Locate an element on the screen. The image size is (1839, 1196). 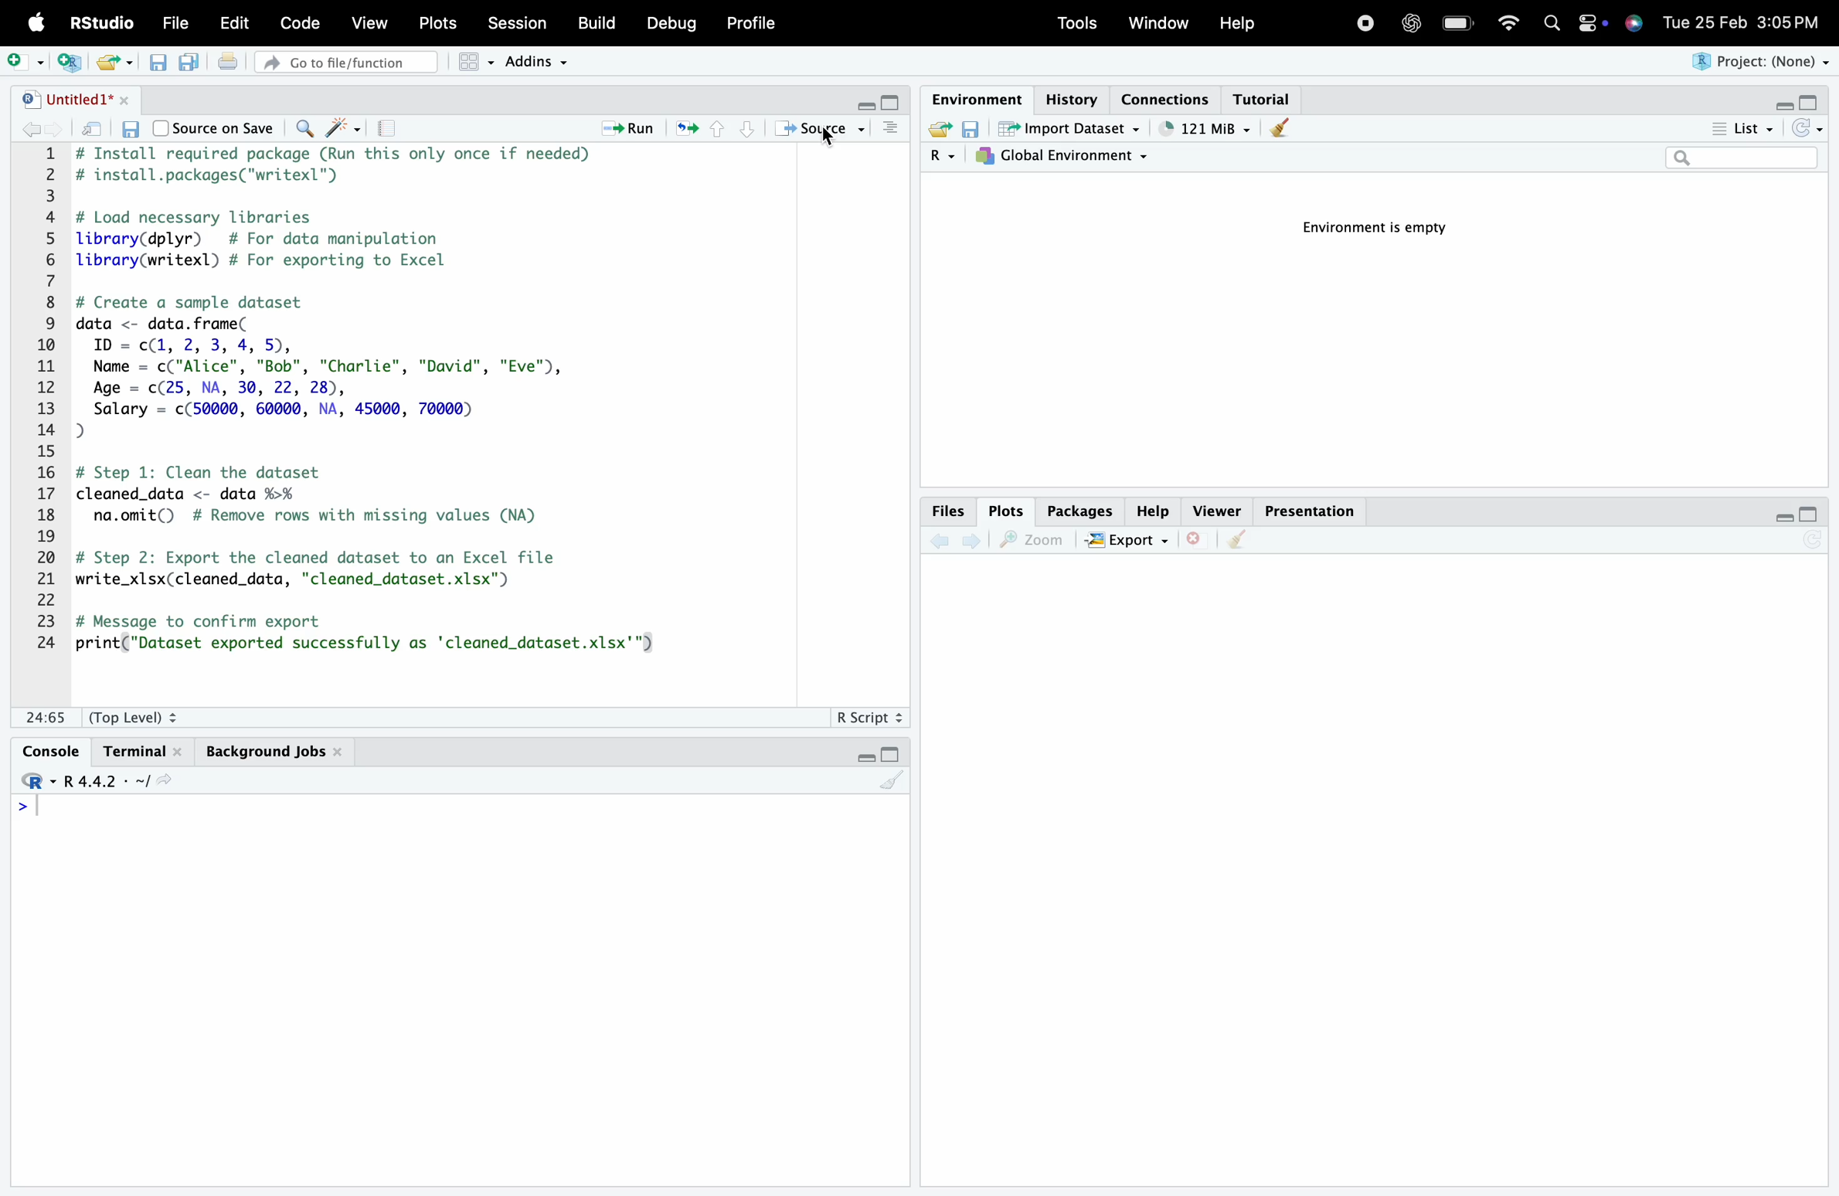
R is located at coordinates (945, 157).